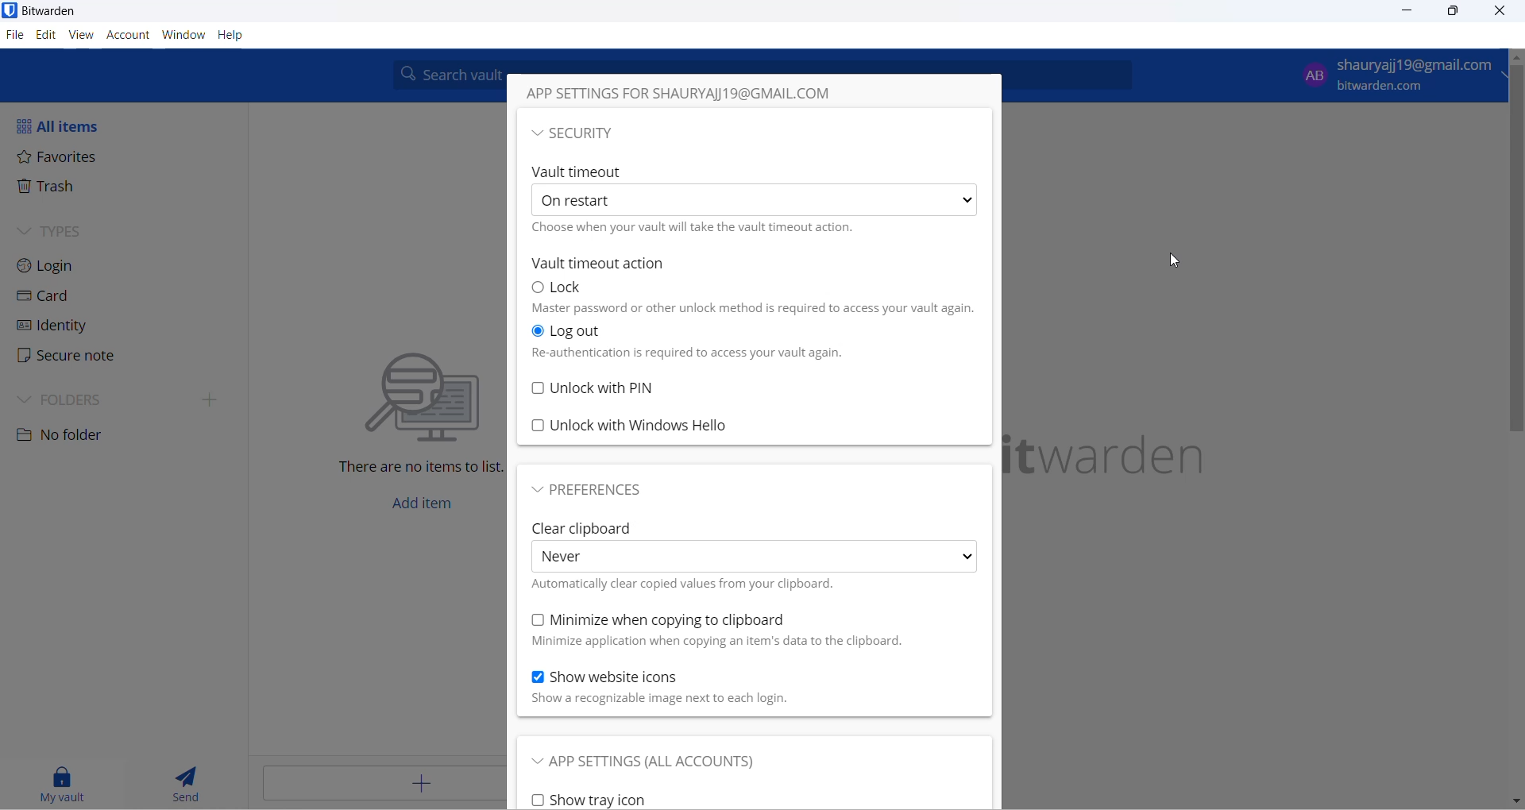 The width and height of the screenshot is (1525, 810). Describe the element at coordinates (1499, 12) in the screenshot. I see `close` at that location.